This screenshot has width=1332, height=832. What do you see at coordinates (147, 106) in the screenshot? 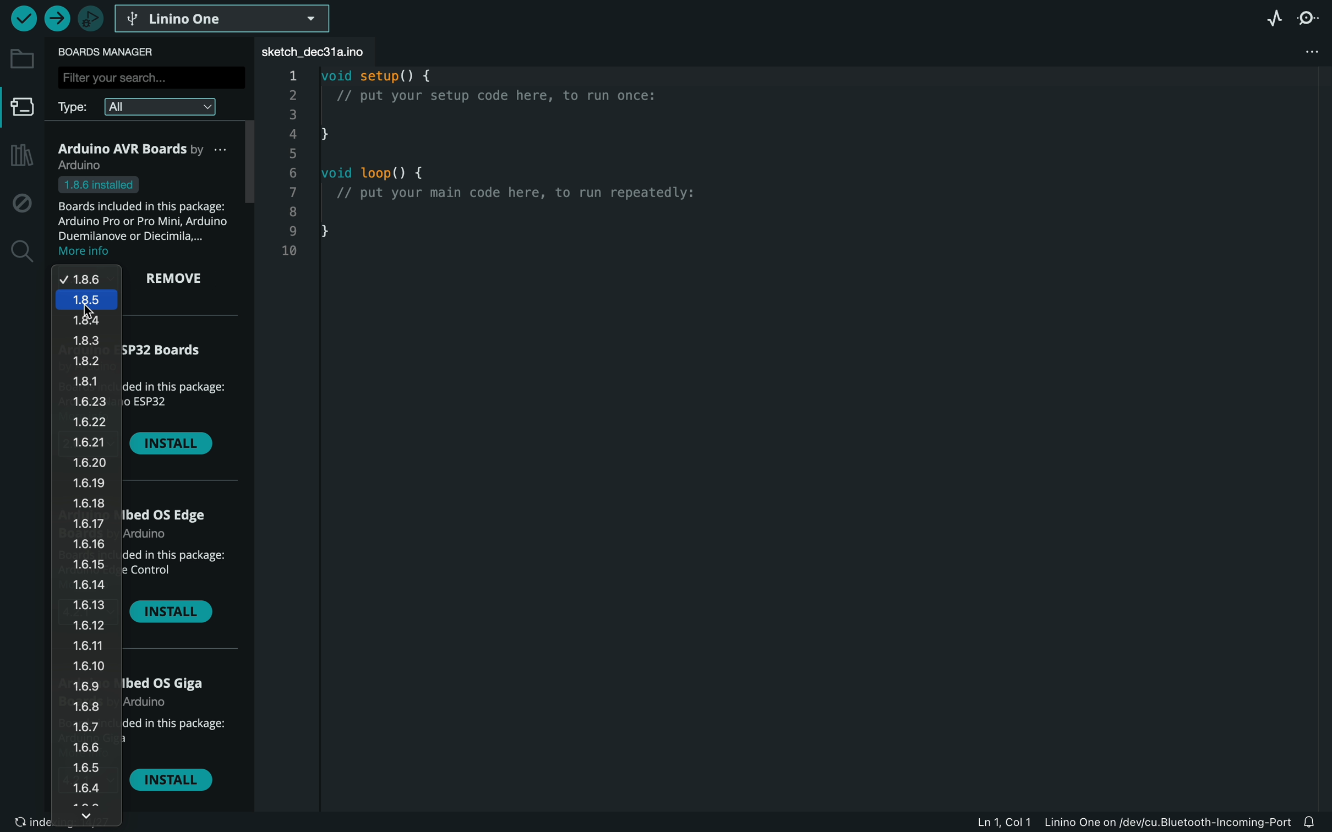
I see `type filter` at bounding box center [147, 106].